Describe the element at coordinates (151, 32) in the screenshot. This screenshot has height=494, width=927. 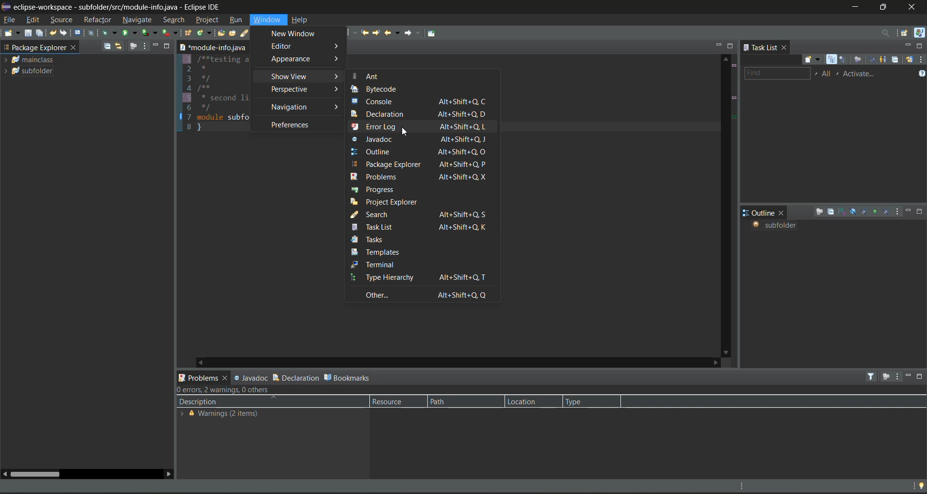
I see `coverage` at that location.